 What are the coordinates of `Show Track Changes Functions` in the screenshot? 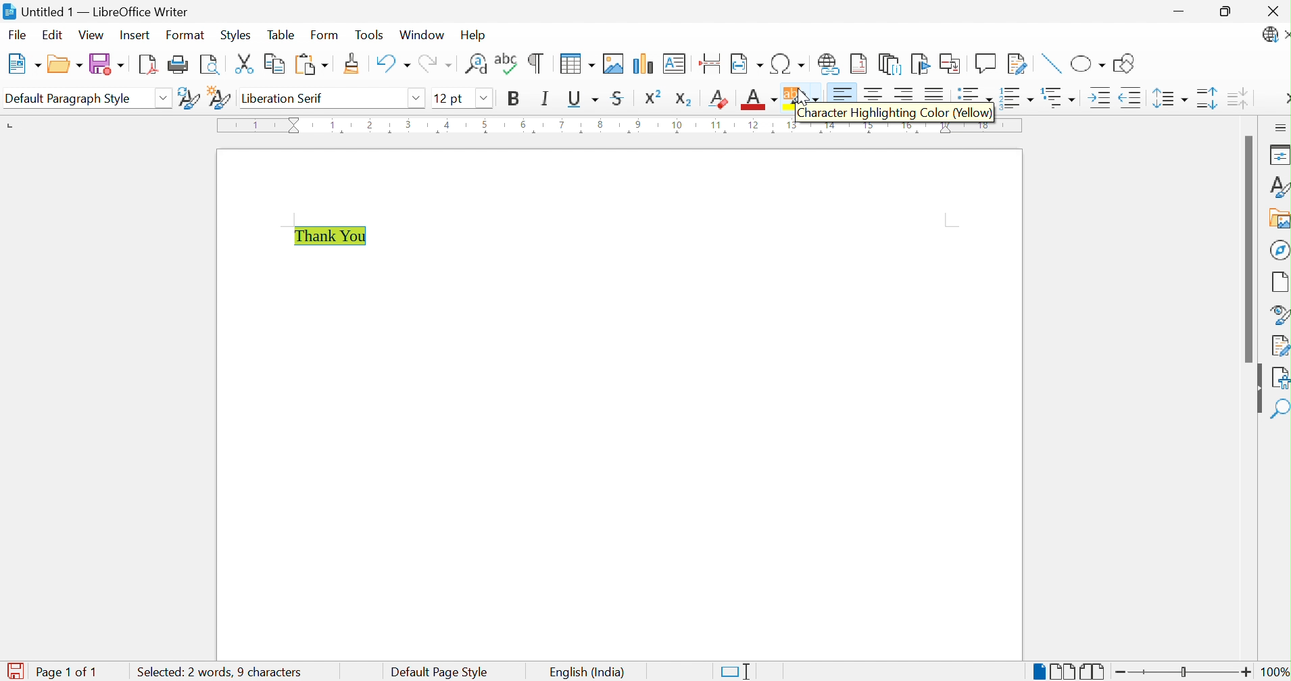 It's located at (1018, 63).